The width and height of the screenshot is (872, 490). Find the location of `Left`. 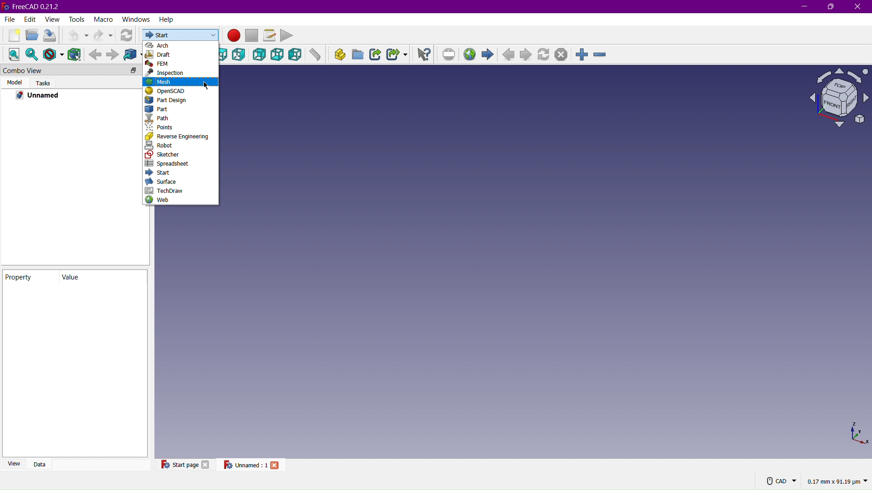

Left is located at coordinates (295, 55).